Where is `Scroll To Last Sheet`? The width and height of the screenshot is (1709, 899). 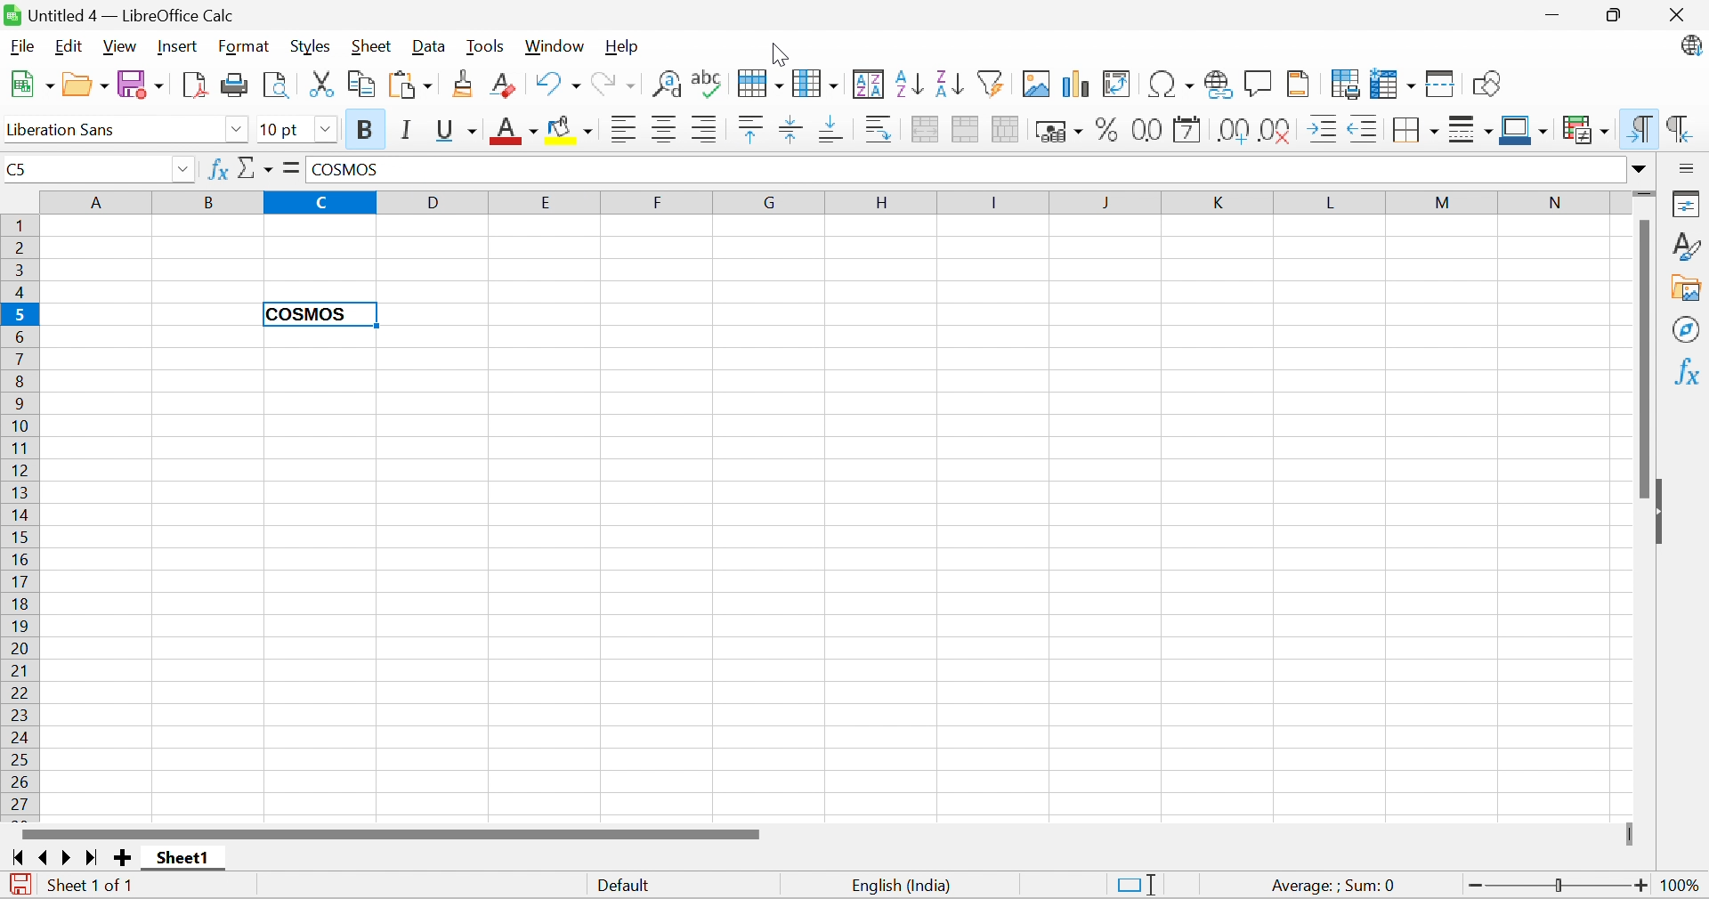
Scroll To Last Sheet is located at coordinates (93, 856).